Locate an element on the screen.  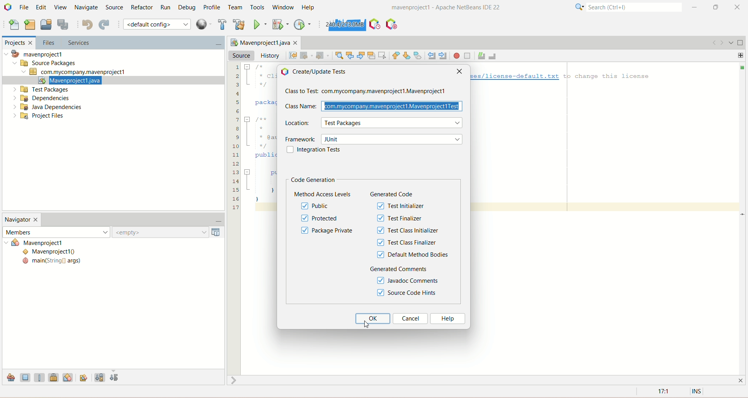
fully qualified names is located at coordinates (85, 377).